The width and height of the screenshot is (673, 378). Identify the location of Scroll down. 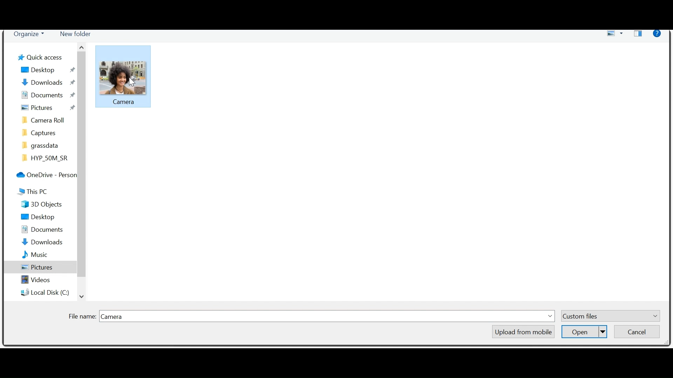
(81, 297).